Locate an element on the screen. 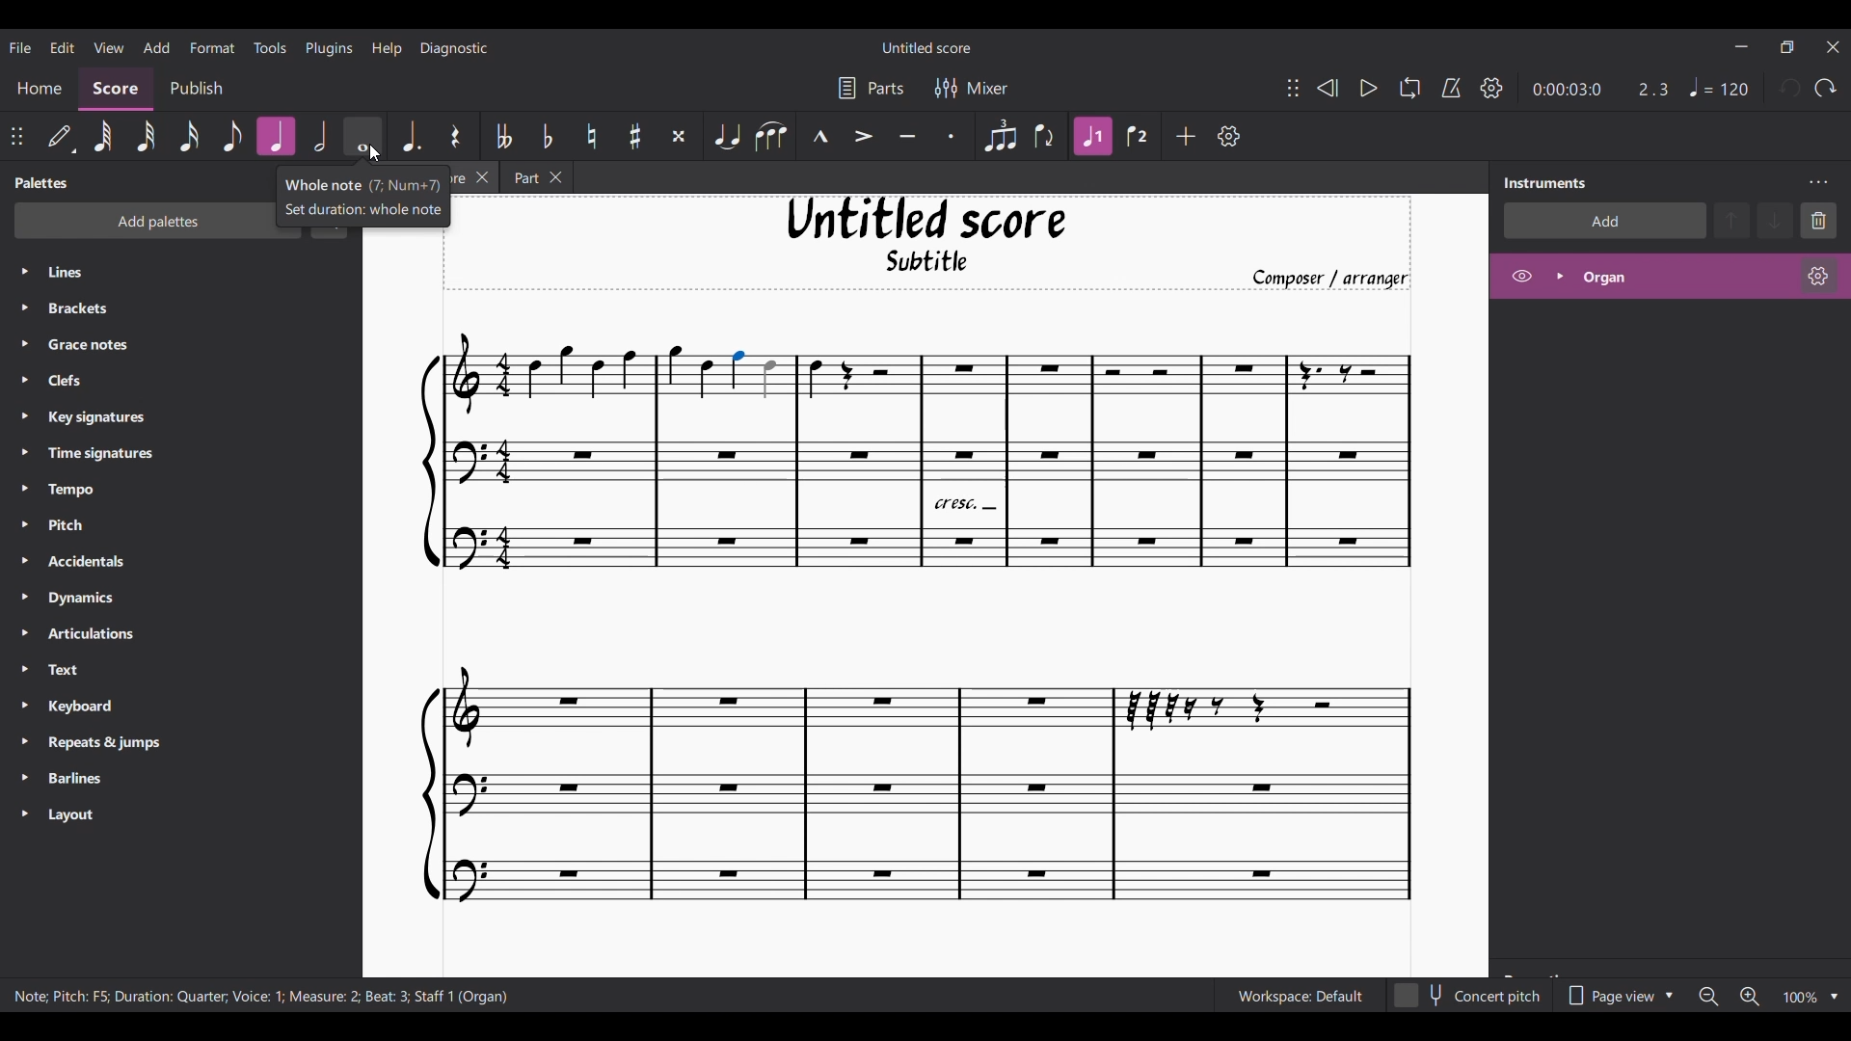 The width and height of the screenshot is (1851, 1041). Selected note highlighted is located at coordinates (738, 370).